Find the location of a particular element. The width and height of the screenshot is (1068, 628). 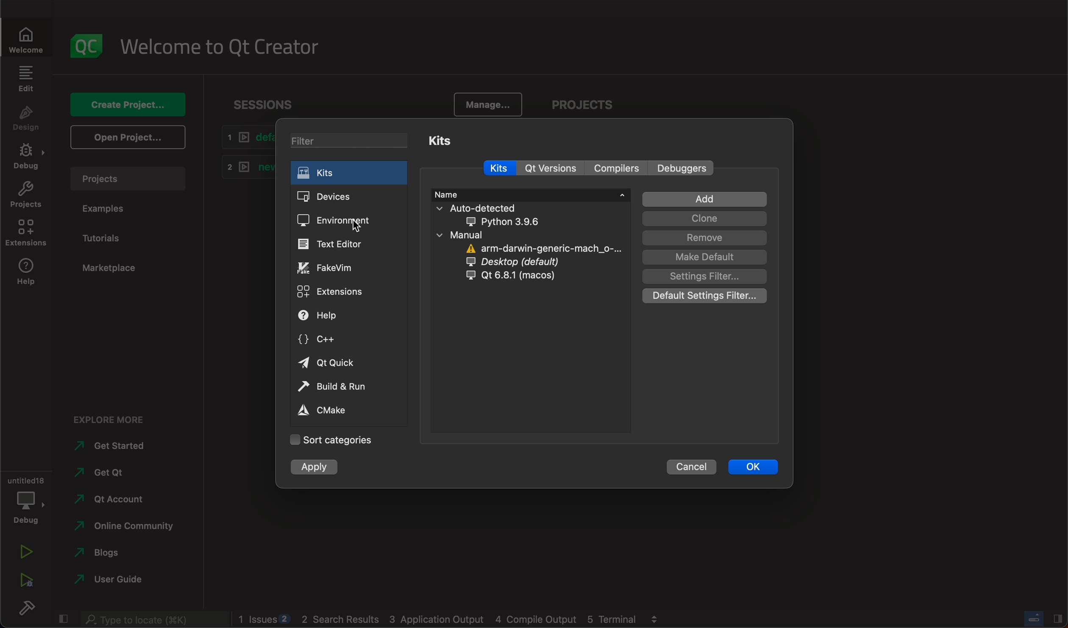

manage is located at coordinates (488, 106).